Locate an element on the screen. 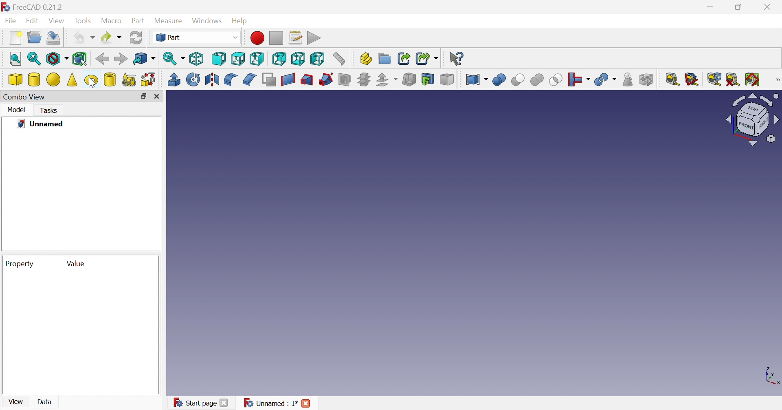 The image size is (782, 410). Combo view is located at coordinates (23, 97).